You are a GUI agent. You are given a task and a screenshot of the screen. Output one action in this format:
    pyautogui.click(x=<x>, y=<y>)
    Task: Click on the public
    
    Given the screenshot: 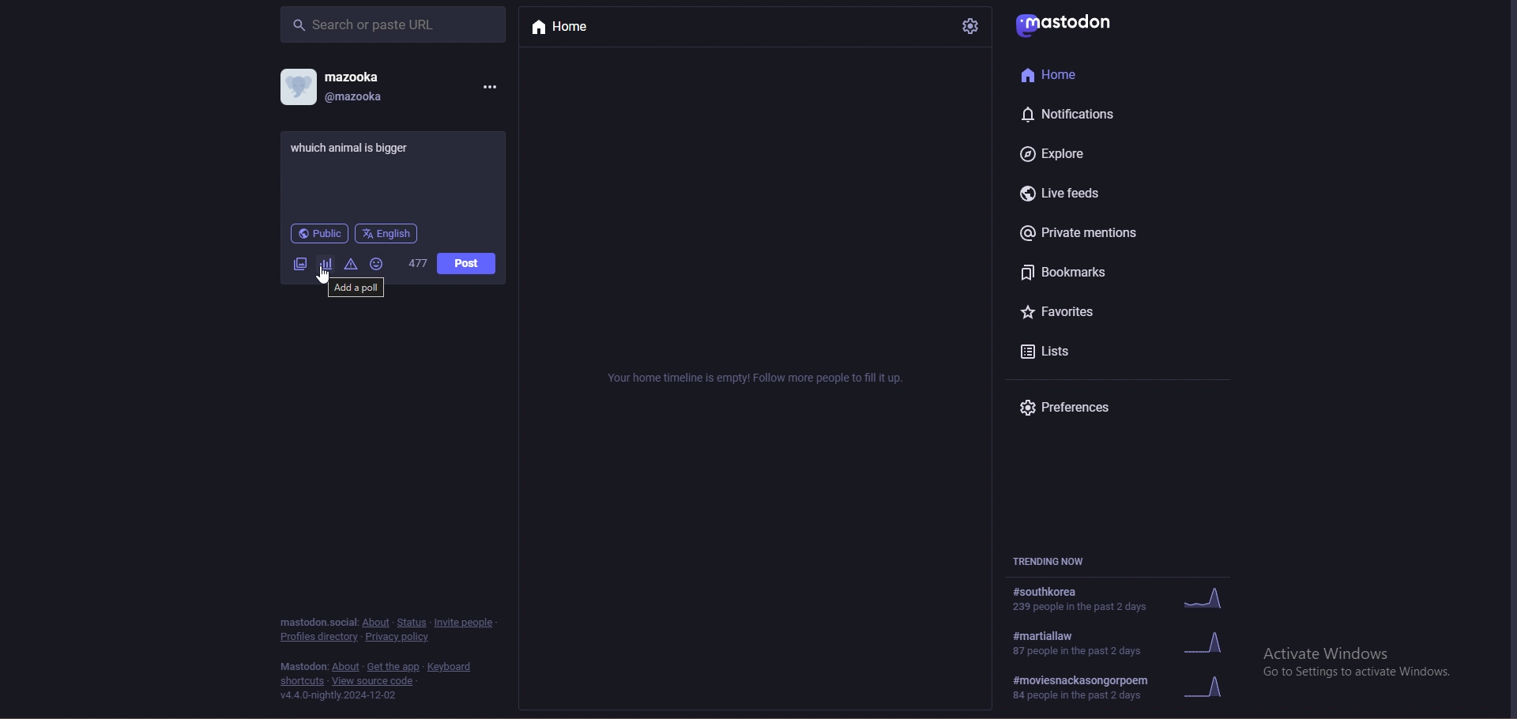 What is the action you would take?
    pyautogui.click(x=320, y=233)
    